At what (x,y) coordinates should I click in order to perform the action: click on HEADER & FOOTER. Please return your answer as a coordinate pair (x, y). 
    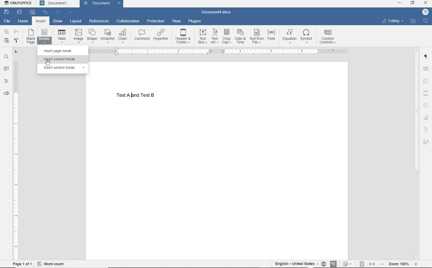
    Looking at the image, I should click on (184, 36).